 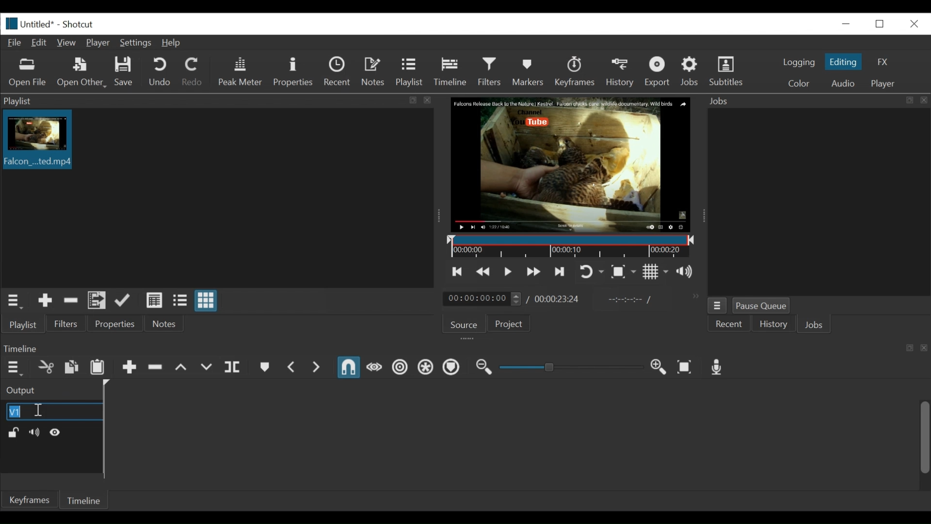 I want to click on Redo, so click(x=192, y=71).